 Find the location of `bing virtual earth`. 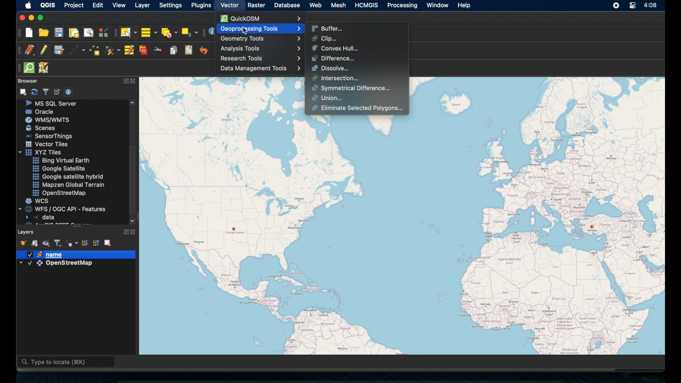

bing virtual earth is located at coordinates (60, 161).